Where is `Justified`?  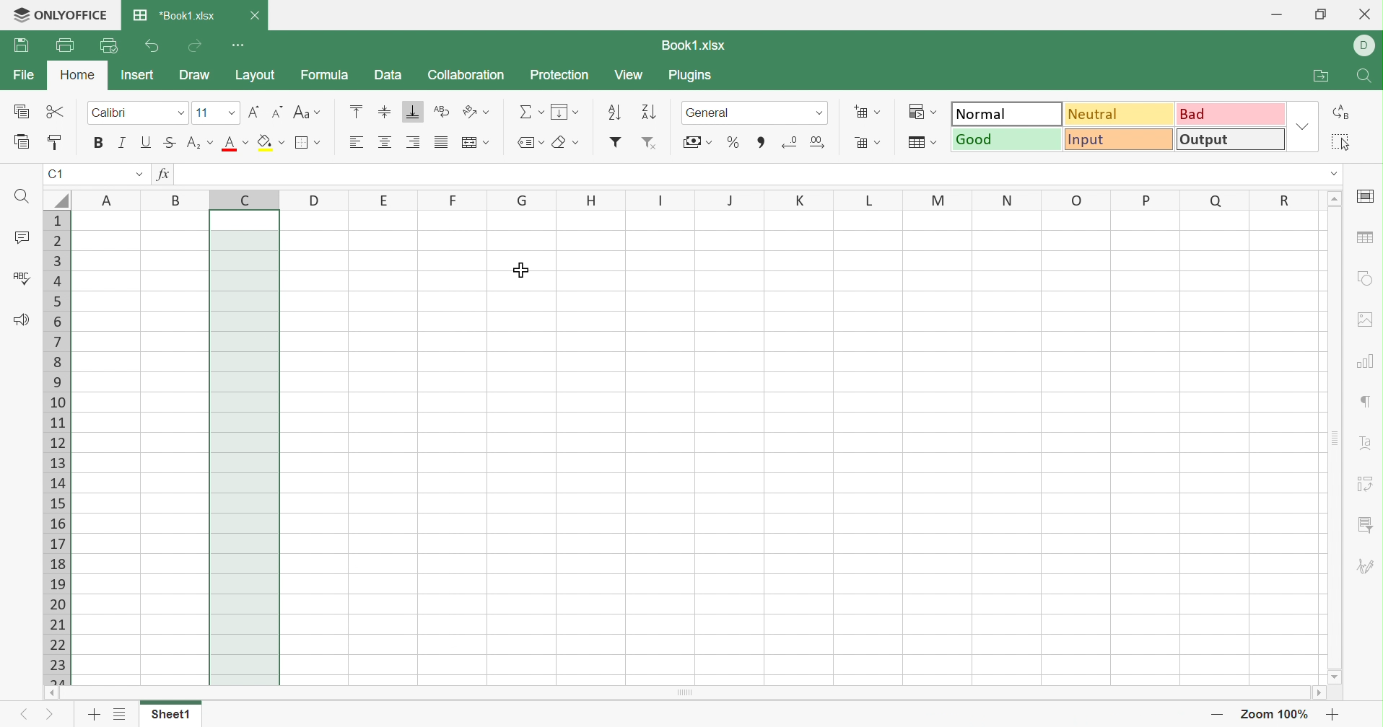
Justified is located at coordinates (439, 141).